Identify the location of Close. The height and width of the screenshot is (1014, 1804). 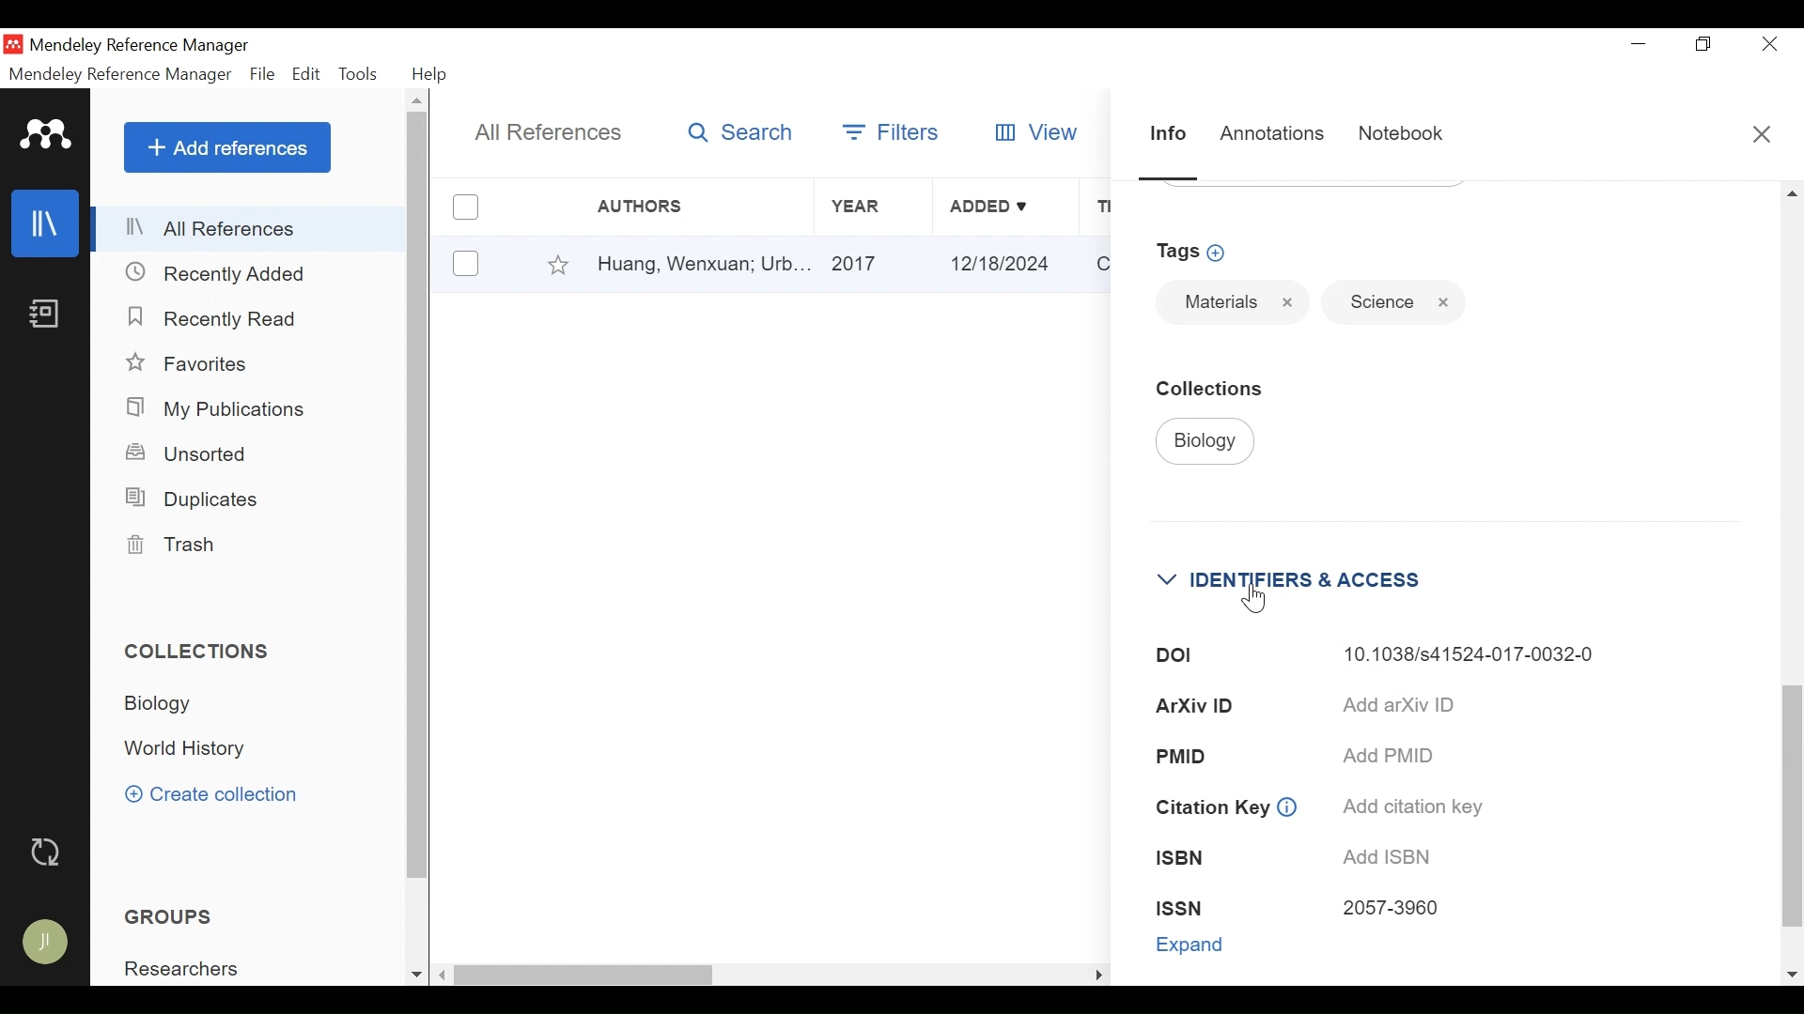
(1443, 302).